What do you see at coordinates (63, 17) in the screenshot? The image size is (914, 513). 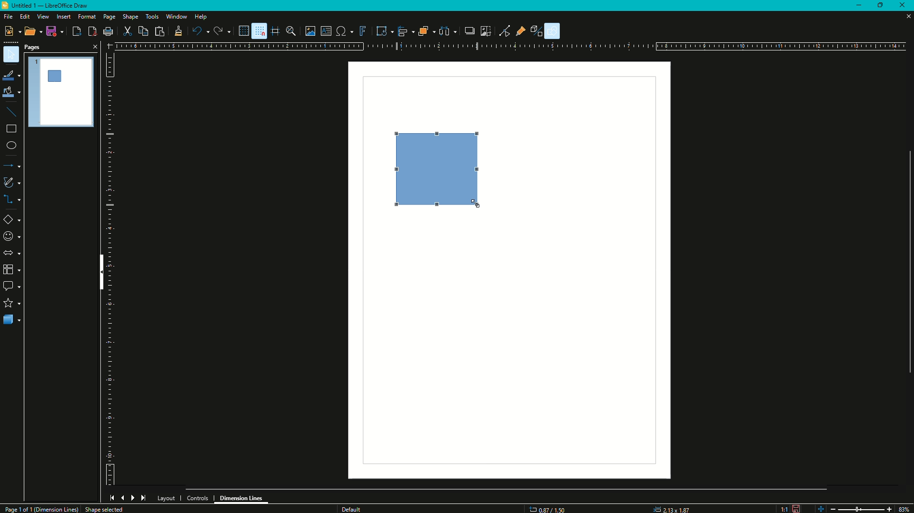 I see `Insert` at bounding box center [63, 17].